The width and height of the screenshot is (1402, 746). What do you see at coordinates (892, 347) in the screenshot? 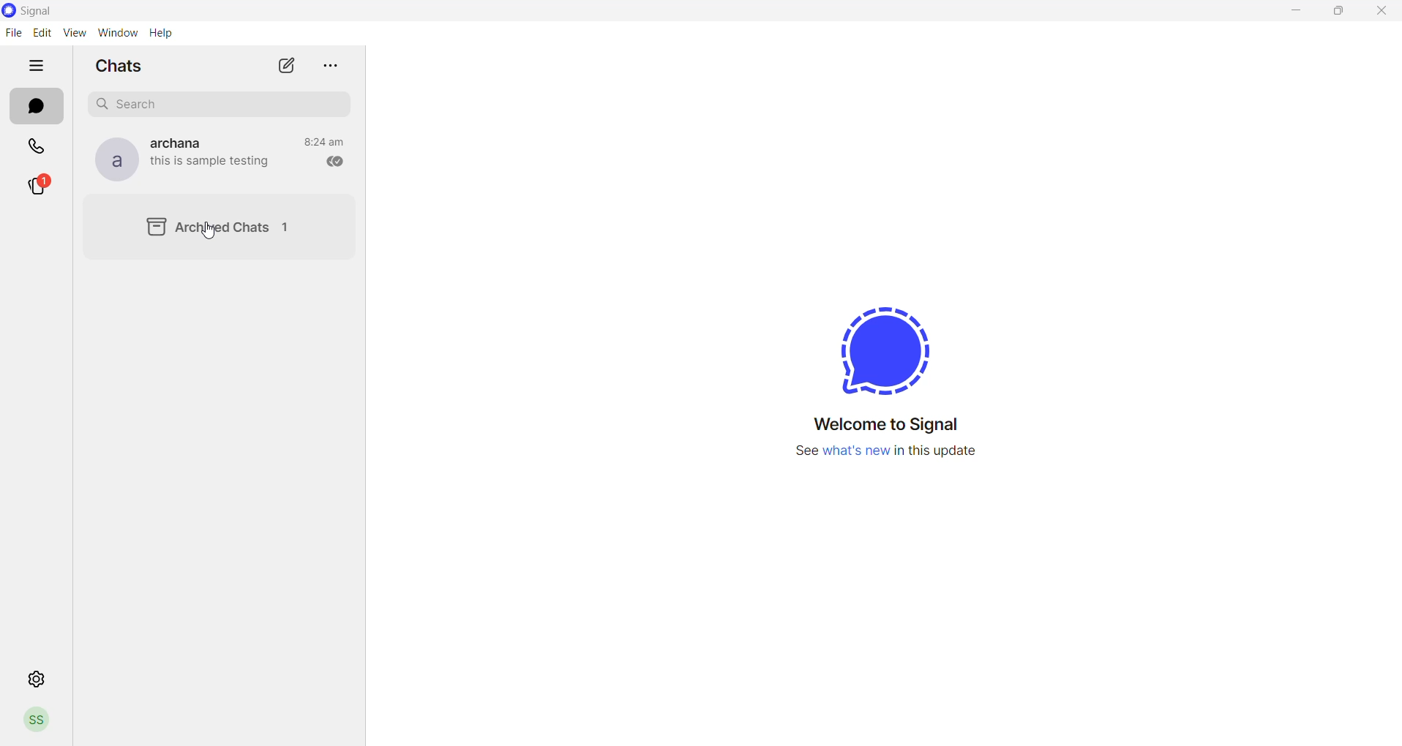
I see `signal logo` at bounding box center [892, 347].